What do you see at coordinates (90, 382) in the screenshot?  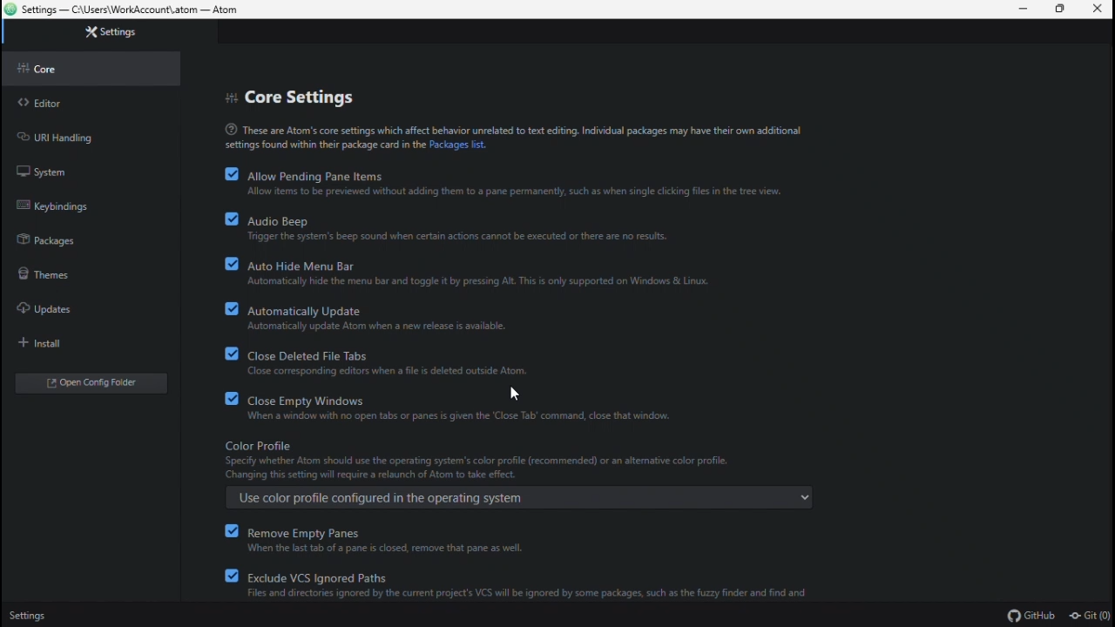 I see `open config editor` at bounding box center [90, 382].